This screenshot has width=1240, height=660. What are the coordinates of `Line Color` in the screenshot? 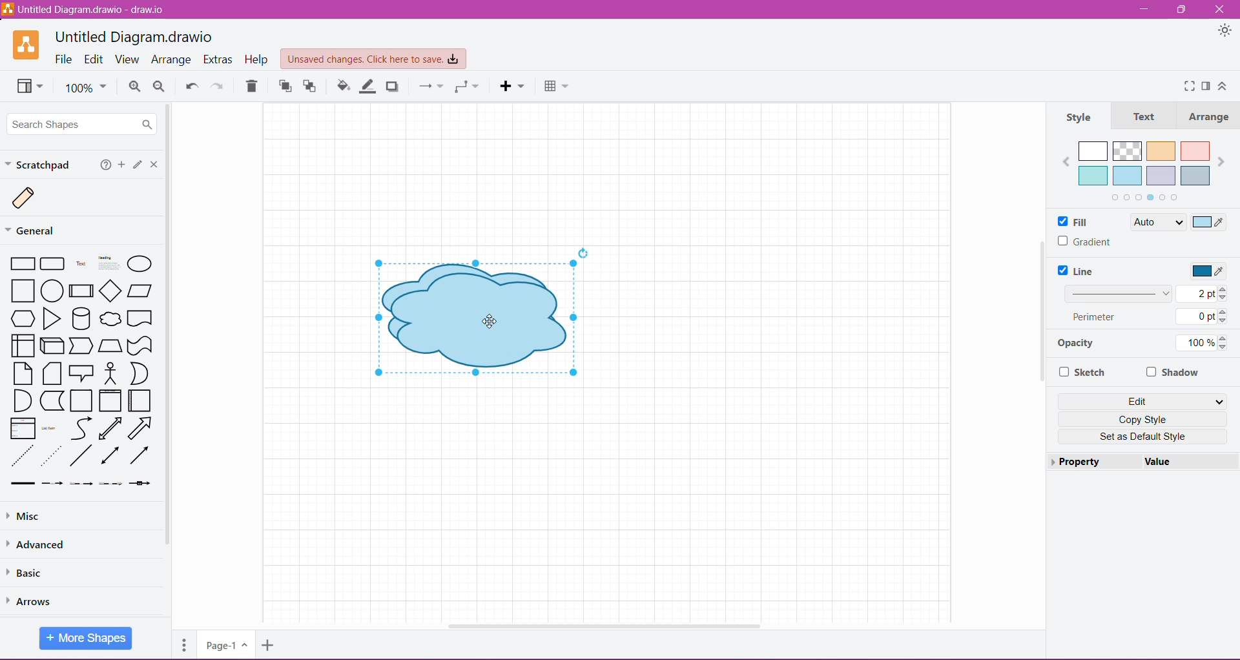 It's located at (368, 87).